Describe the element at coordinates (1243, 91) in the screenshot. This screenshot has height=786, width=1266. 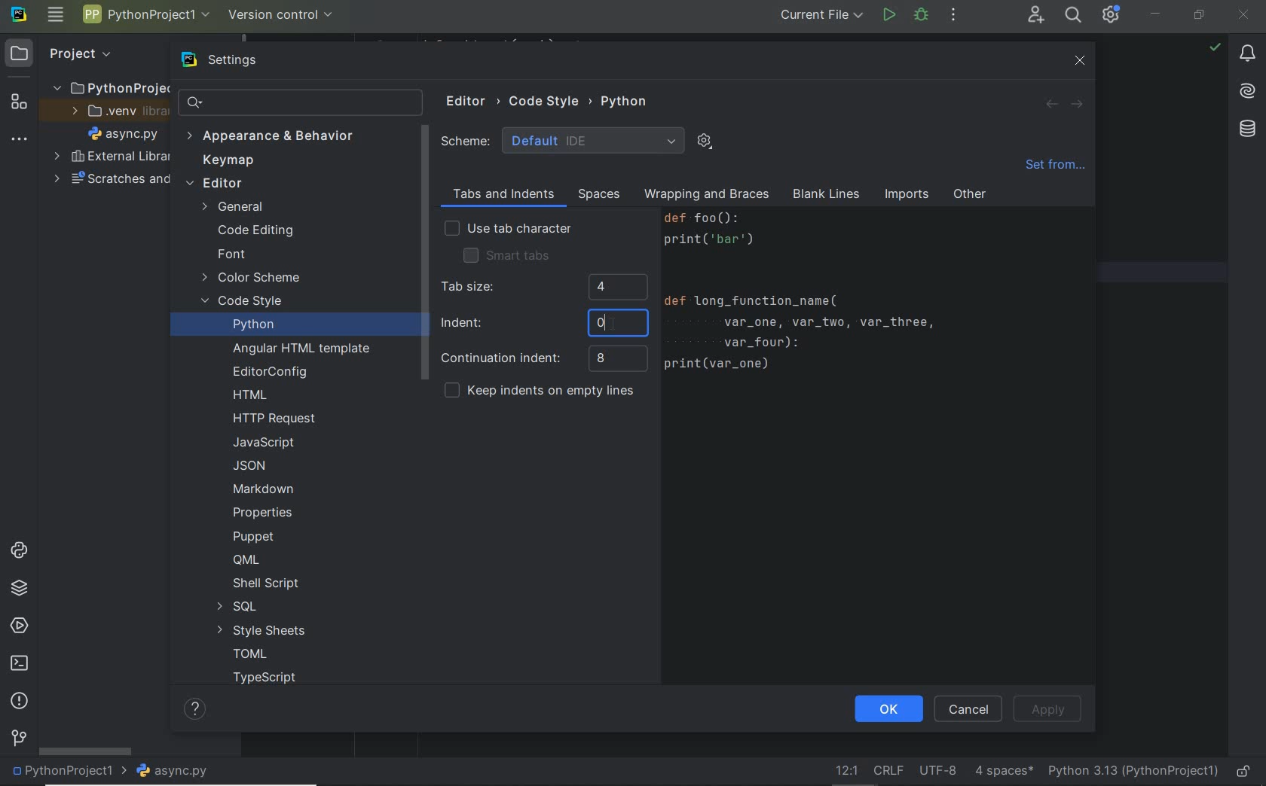
I see `AI Assistant` at that location.